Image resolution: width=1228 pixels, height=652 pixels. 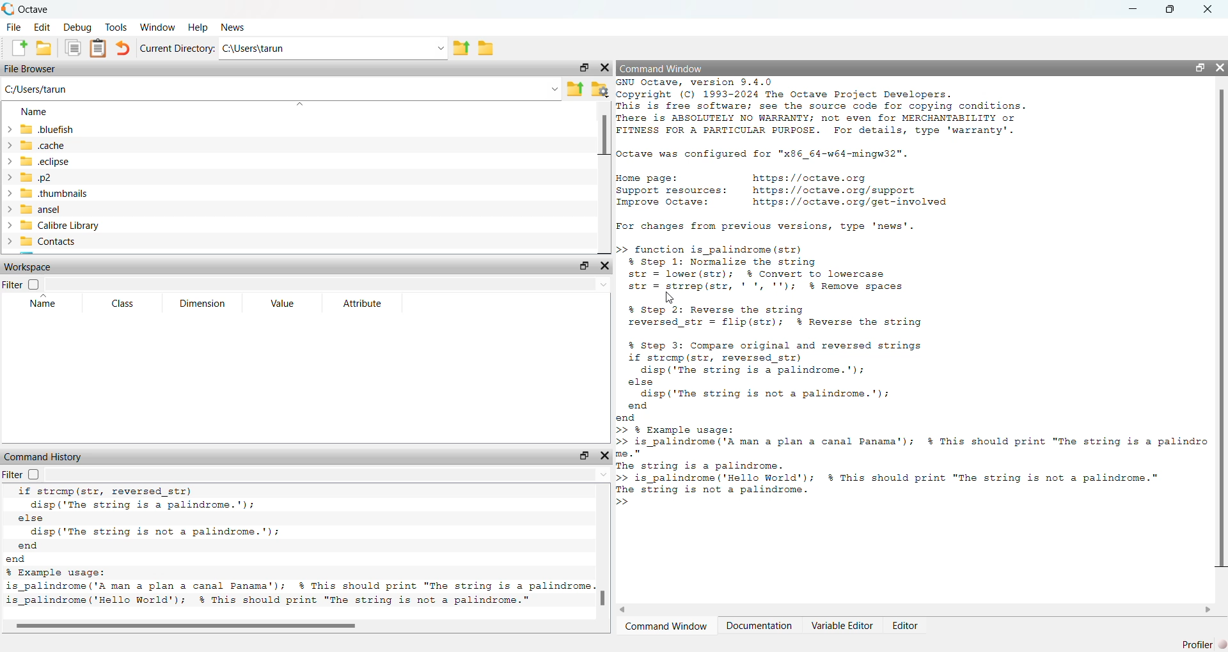 What do you see at coordinates (1200, 66) in the screenshot?
I see `unlock widget` at bounding box center [1200, 66].